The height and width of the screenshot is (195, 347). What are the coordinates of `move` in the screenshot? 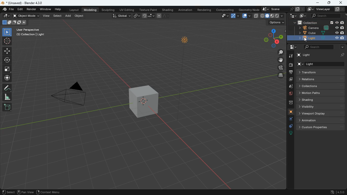 It's located at (7, 51).